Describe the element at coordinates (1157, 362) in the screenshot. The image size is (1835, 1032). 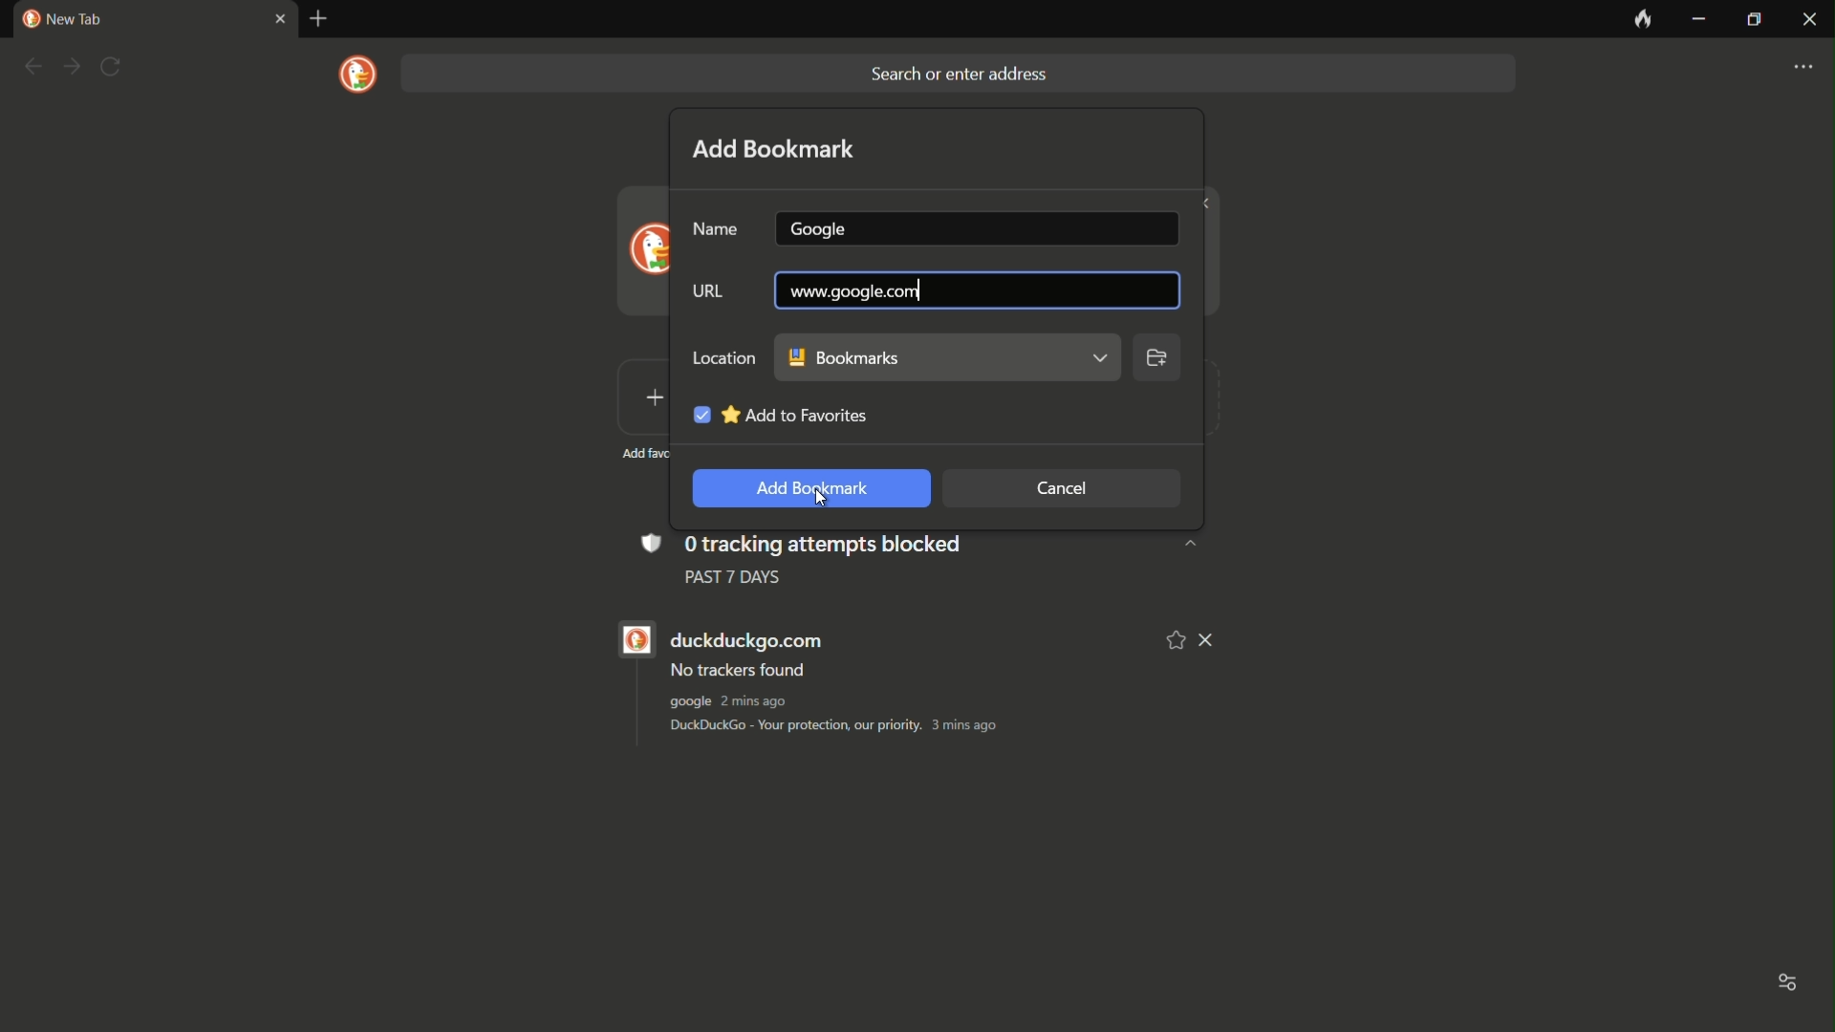
I see `browse location` at that location.